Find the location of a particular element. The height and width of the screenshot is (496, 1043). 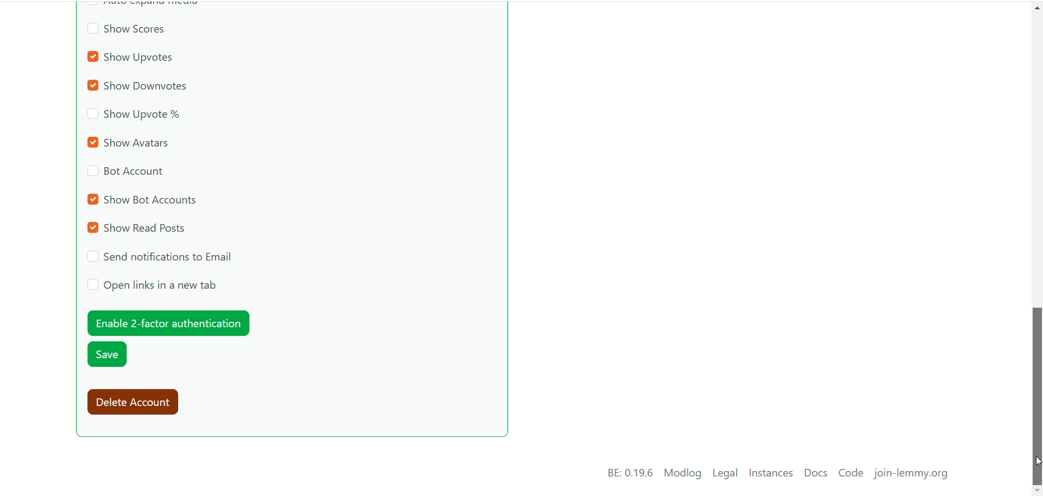

delete account is located at coordinates (138, 403).